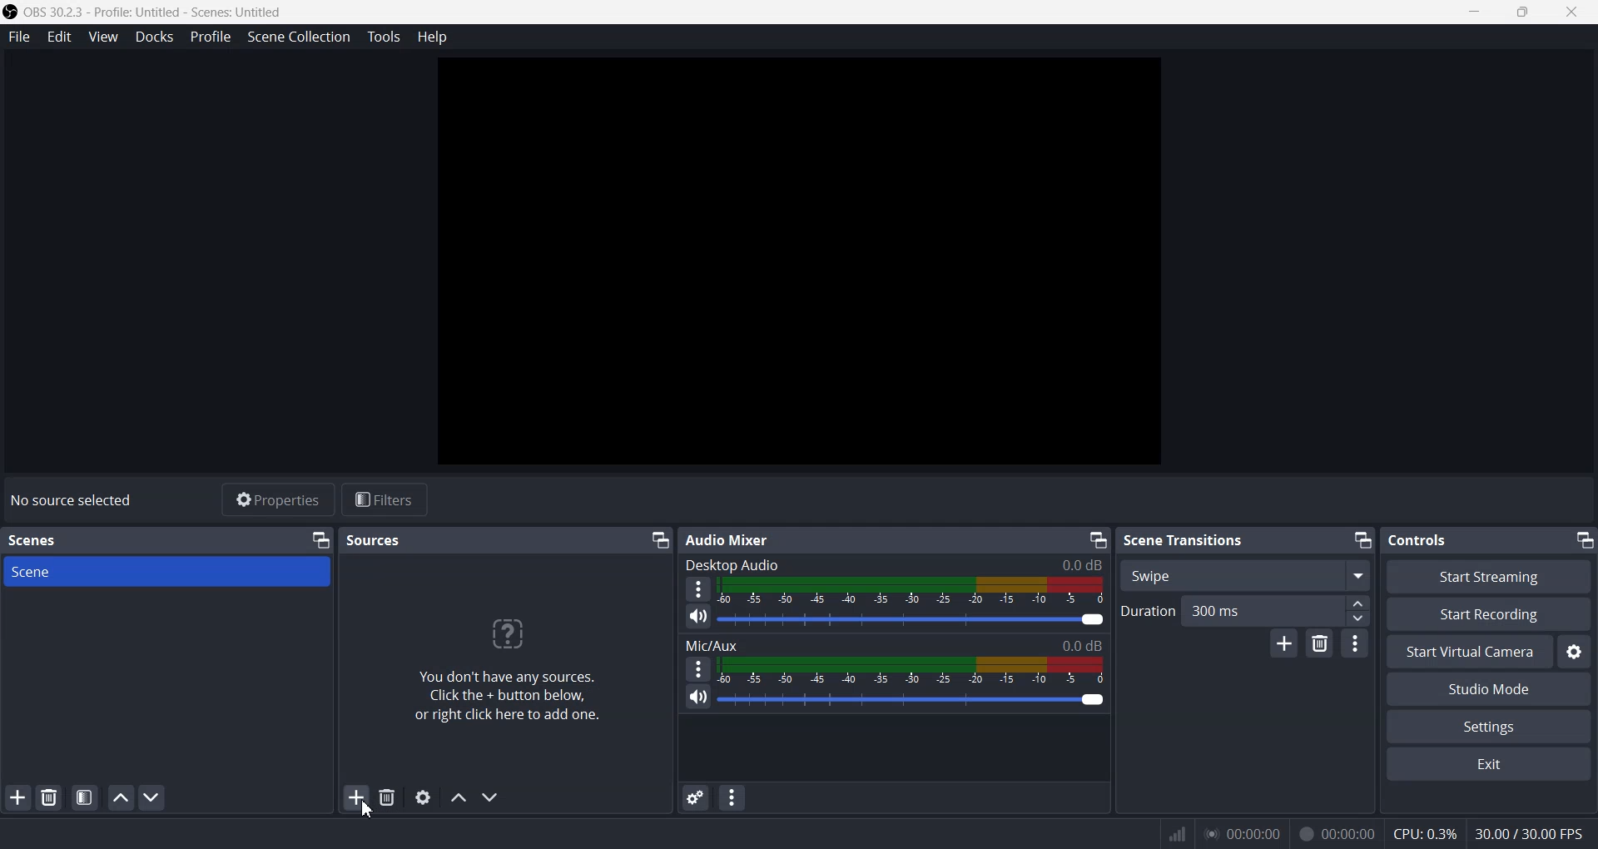  I want to click on Mic/Aux 0.0 dB, so click(893, 645).